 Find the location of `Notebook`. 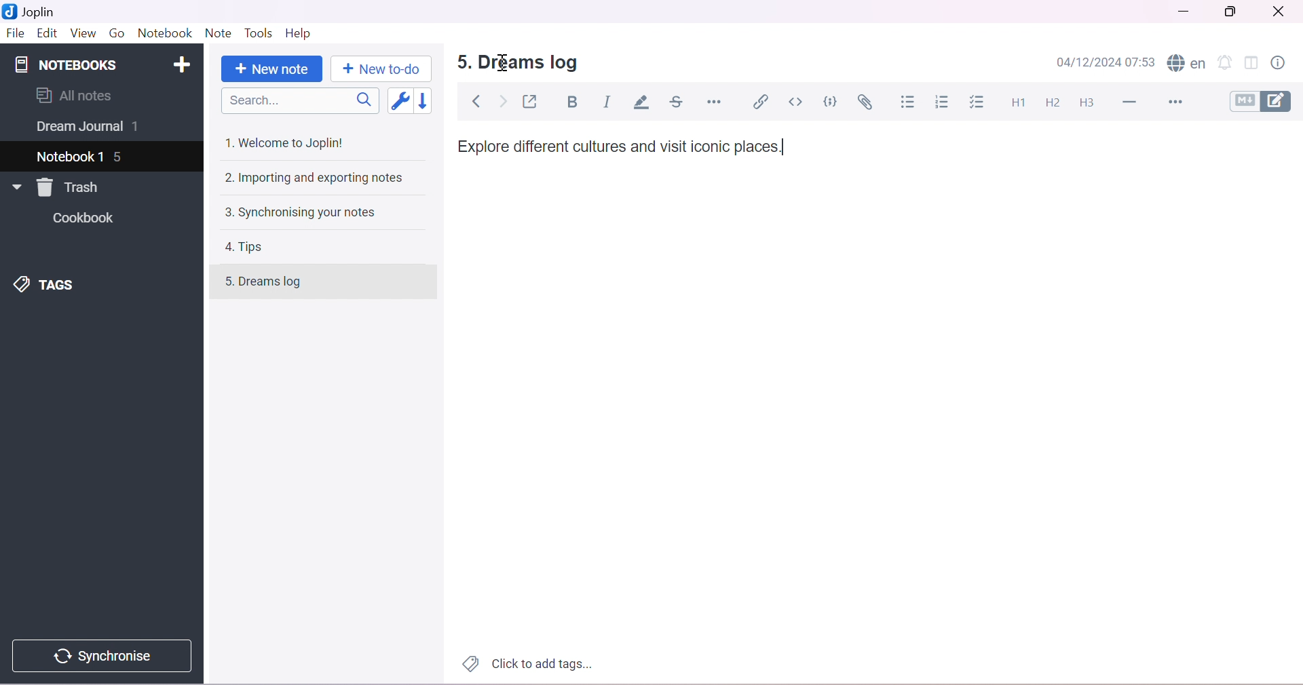

Notebook is located at coordinates (166, 34).